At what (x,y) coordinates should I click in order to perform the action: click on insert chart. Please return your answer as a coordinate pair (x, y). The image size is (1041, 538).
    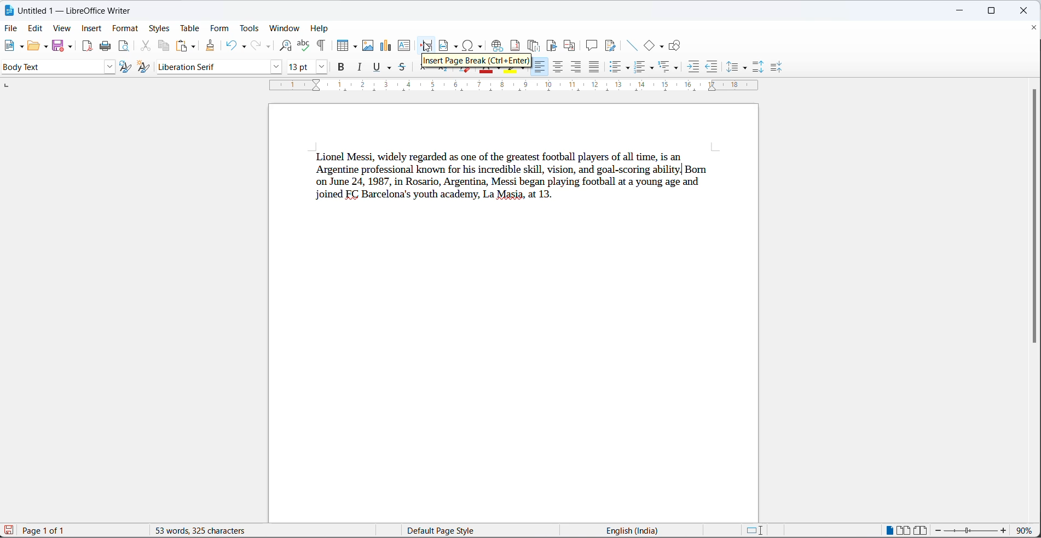
    Looking at the image, I should click on (386, 46).